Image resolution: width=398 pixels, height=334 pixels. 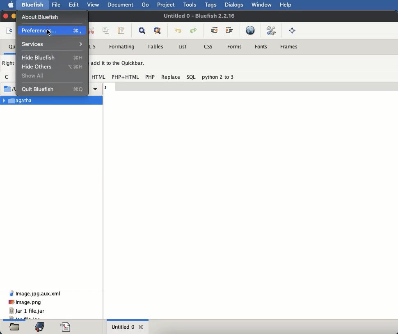 What do you see at coordinates (92, 30) in the screenshot?
I see `cut` at bounding box center [92, 30].